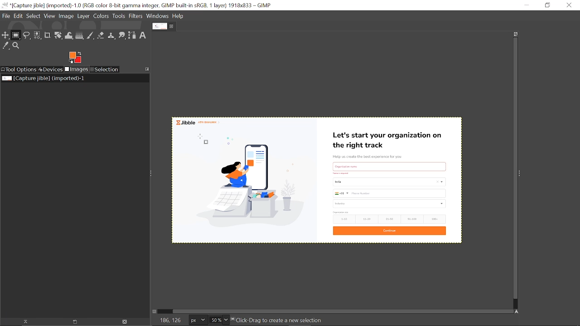  I want to click on 51-100, so click(411, 219).